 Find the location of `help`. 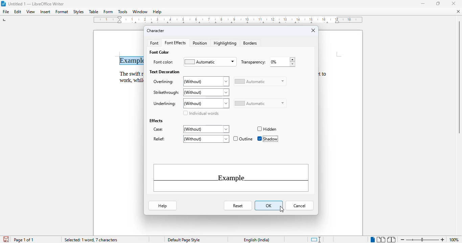

help is located at coordinates (157, 12).